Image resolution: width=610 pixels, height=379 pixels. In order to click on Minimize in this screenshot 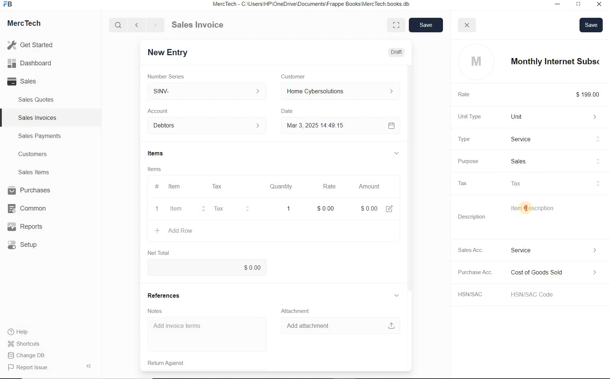, I will do `click(551, 5)`.